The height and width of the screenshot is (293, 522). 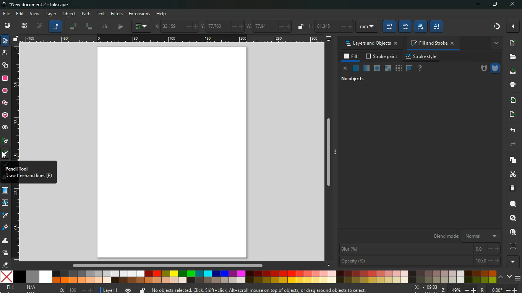 I want to click on fill, so click(x=22, y=288).